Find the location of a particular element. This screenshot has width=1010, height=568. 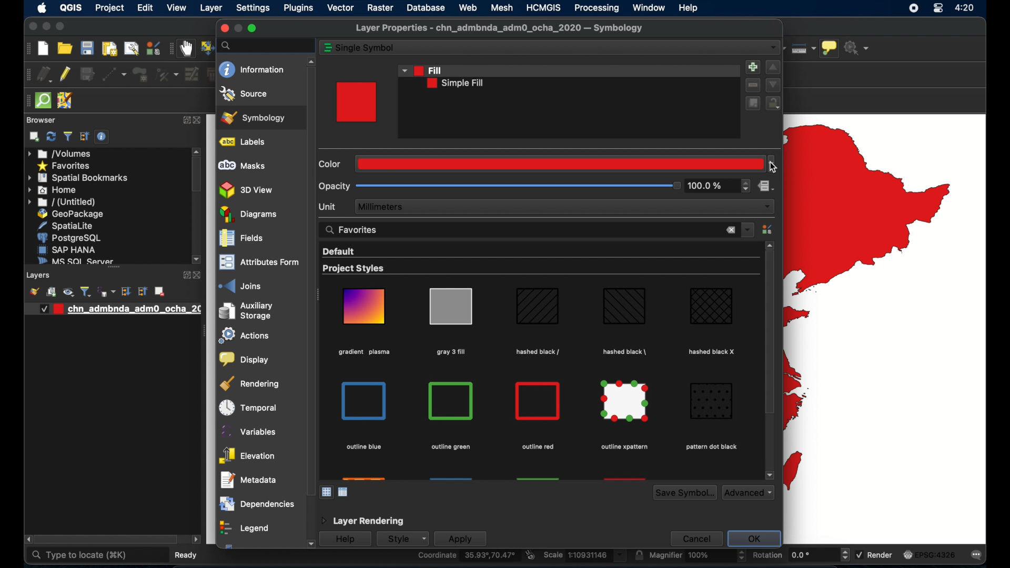

messages is located at coordinates (978, 555).